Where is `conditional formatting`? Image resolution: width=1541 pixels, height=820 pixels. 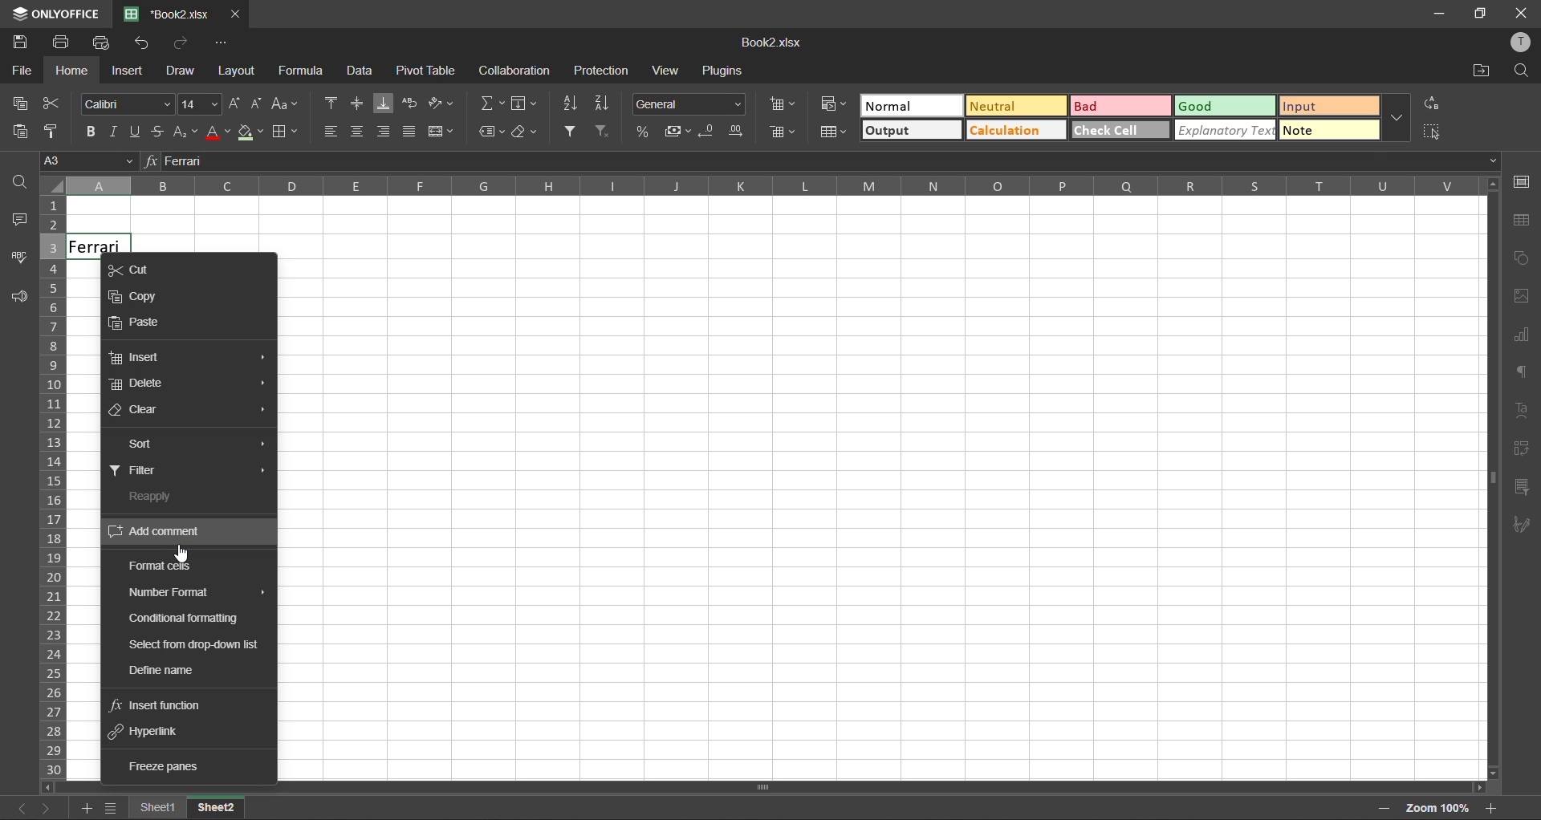
conditional formatting is located at coordinates (189, 617).